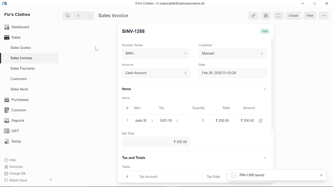  Describe the element at coordinates (126, 90) in the screenshot. I see `Items` at that location.